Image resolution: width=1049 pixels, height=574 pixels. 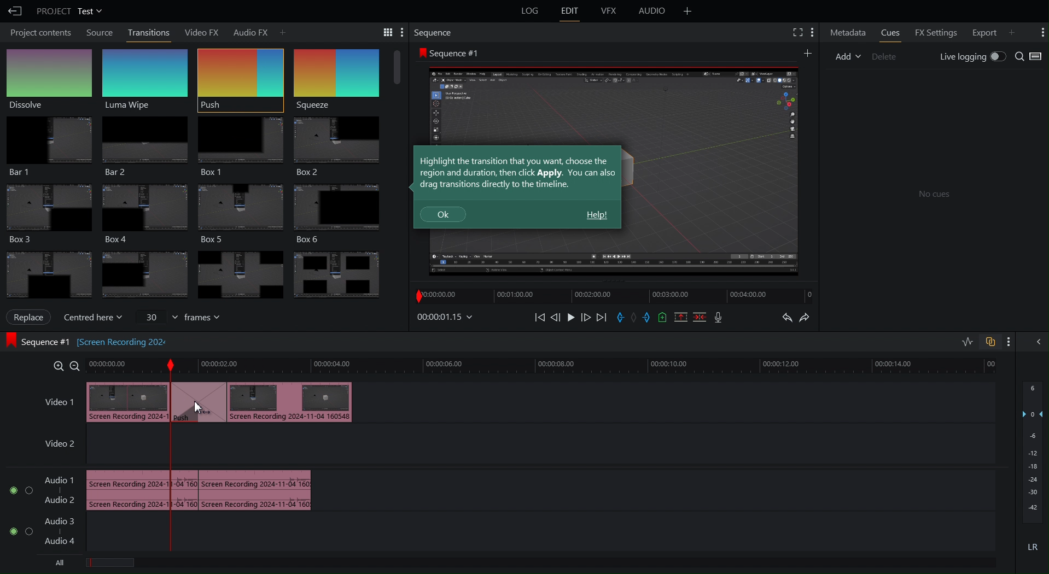 What do you see at coordinates (146, 78) in the screenshot?
I see `Luma Wipe` at bounding box center [146, 78].